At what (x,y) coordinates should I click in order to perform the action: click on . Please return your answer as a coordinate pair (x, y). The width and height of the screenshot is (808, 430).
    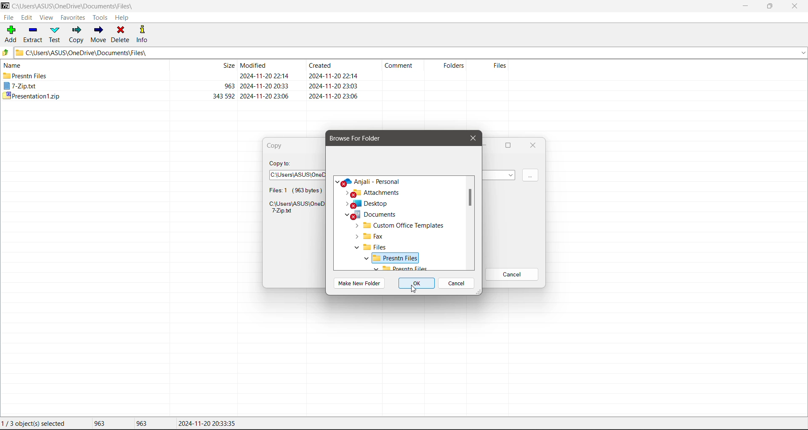
    Looking at the image, I should click on (389, 268).